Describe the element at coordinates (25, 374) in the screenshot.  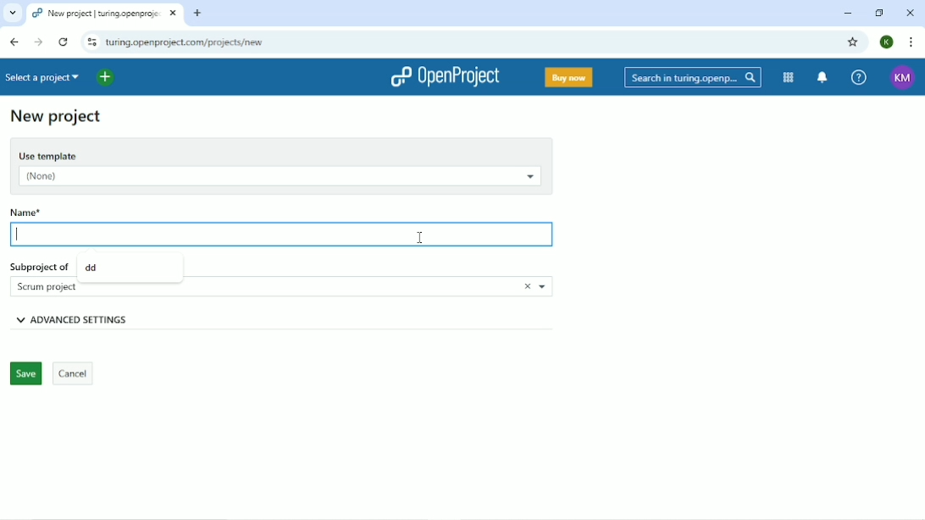
I see `Save` at that location.